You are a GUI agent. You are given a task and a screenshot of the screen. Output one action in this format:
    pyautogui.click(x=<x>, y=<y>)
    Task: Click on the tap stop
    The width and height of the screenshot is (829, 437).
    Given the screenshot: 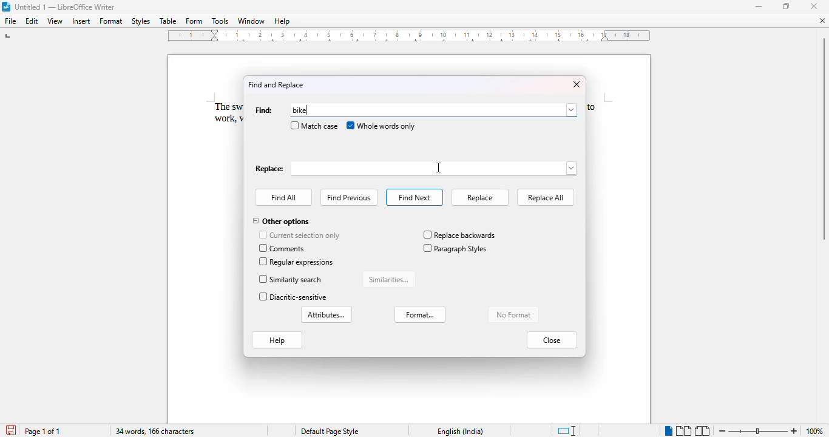 What is the action you would take?
    pyautogui.click(x=8, y=38)
    